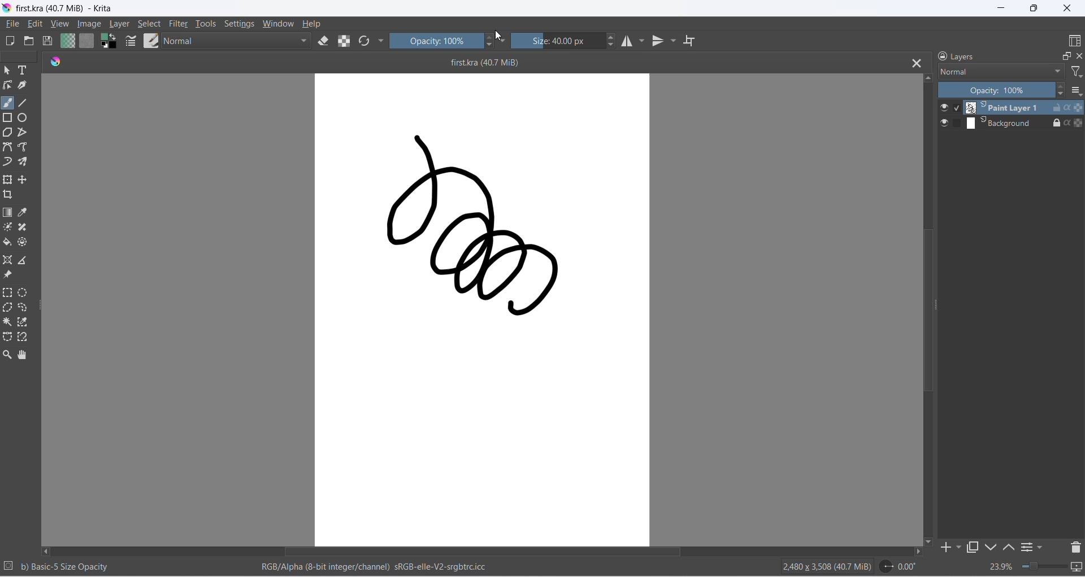  What do you see at coordinates (673, 41) in the screenshot?
I see `vertical mirror options dropdown button` at bounding box center [673, 41].